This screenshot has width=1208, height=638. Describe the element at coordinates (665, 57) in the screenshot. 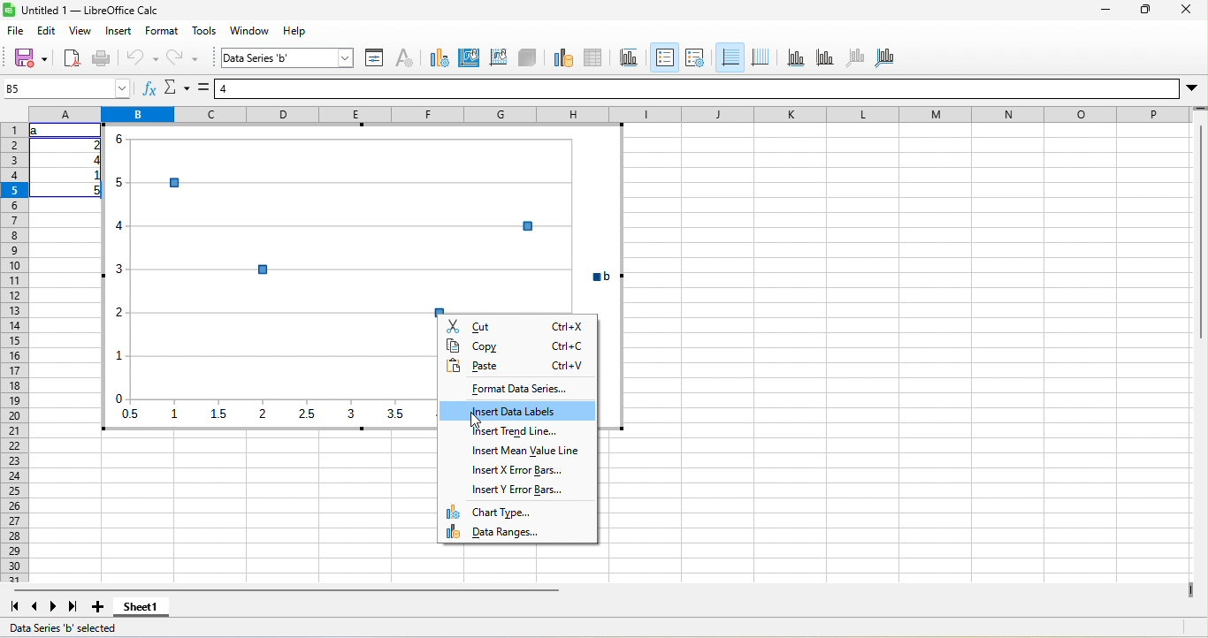

I see `legend on/off` at that location.